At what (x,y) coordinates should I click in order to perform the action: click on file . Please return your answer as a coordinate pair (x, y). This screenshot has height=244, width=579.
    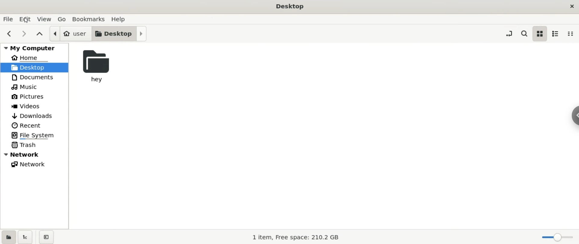
    Looking at the image, I should click on (8, 19).